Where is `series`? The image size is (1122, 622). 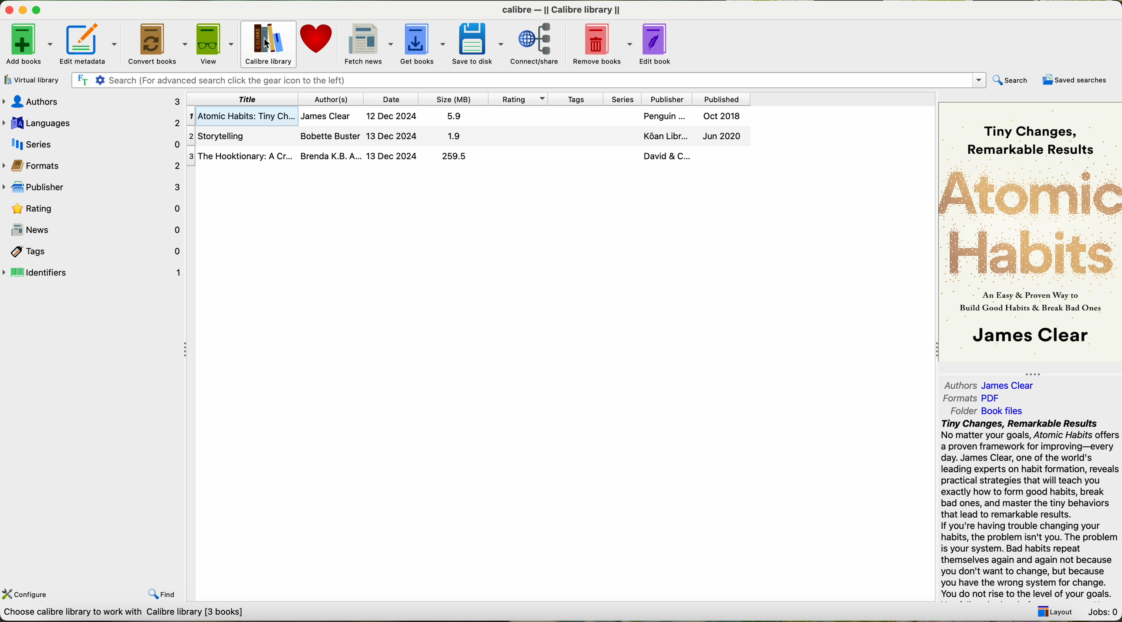 series is located at coordinates (620, 98).